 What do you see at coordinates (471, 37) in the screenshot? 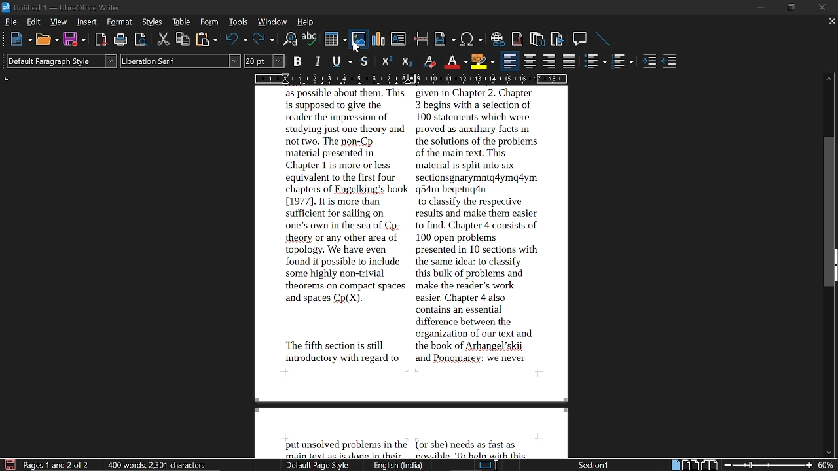
I see `insert special character` at bounding box center [471, 37].